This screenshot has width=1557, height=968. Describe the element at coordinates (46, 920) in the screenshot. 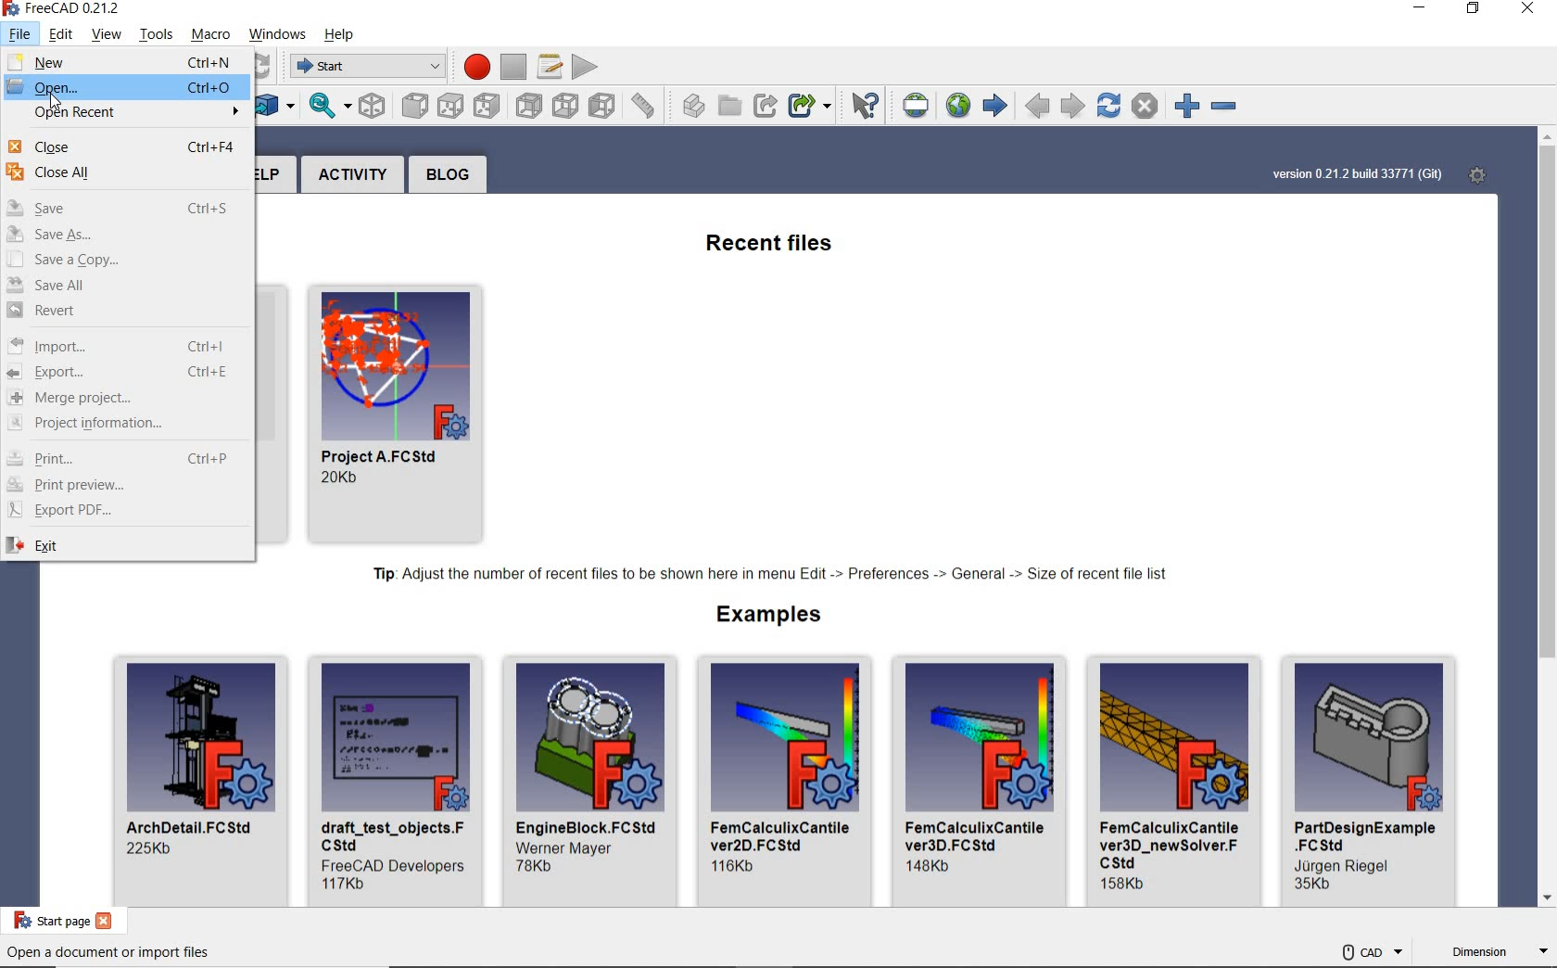

I see `START PAGE` at that location.